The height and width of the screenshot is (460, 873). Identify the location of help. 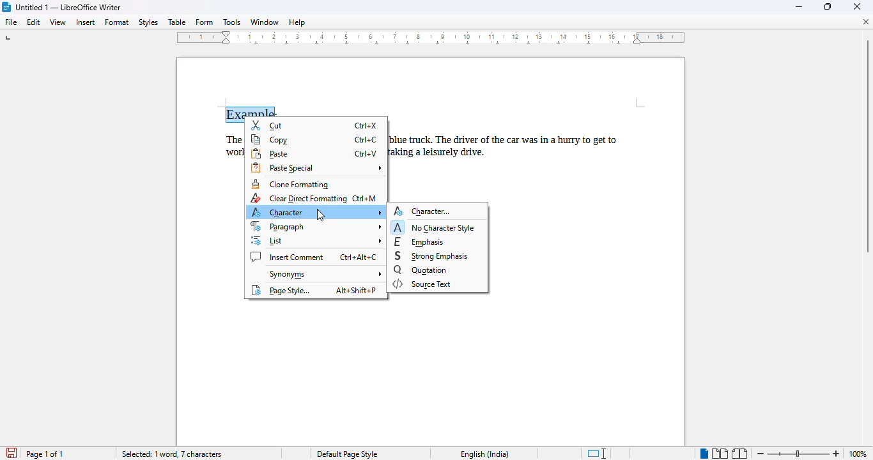
(297, 22).